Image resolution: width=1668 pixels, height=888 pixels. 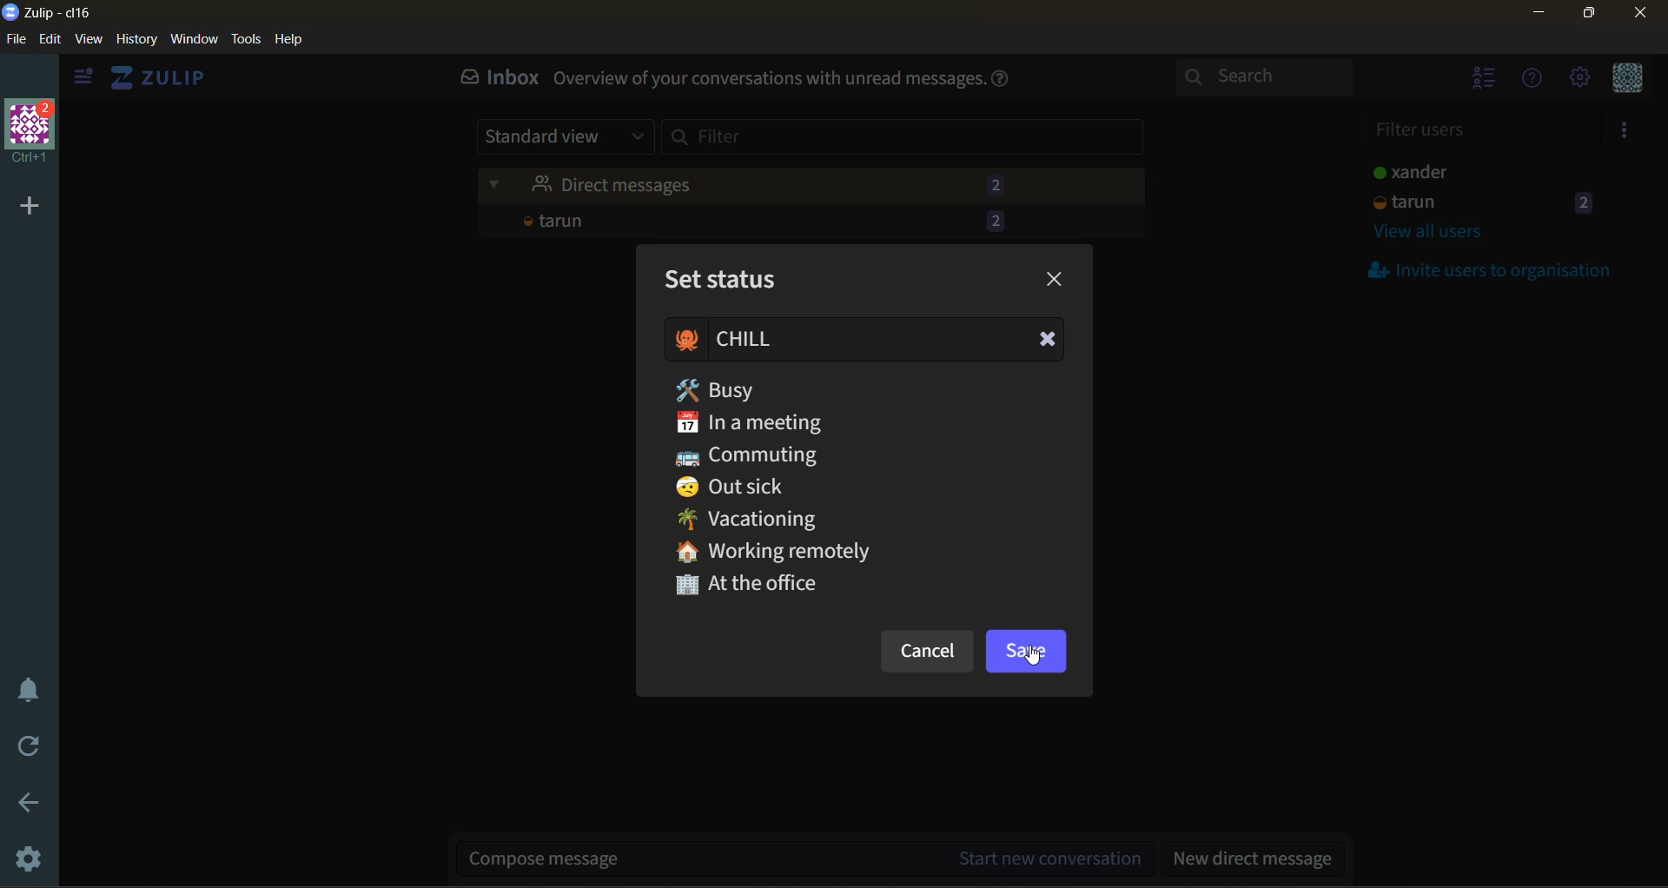 I want to click on Vacationing, so click(x=771, y=518).